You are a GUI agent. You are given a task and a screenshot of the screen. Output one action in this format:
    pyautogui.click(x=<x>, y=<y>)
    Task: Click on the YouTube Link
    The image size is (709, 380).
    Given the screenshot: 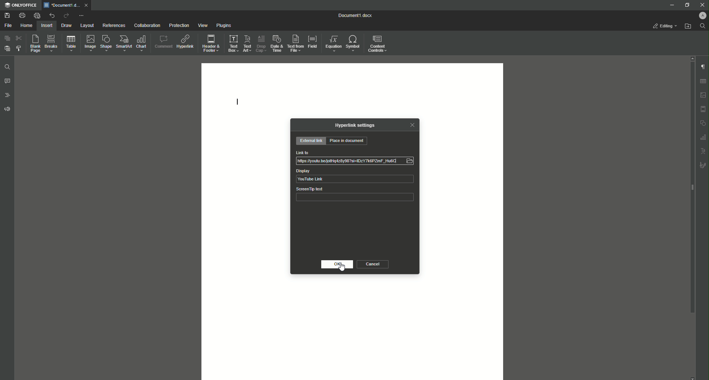 What is the action you would take?
    pyautogui.click(x=312, y=180)
    